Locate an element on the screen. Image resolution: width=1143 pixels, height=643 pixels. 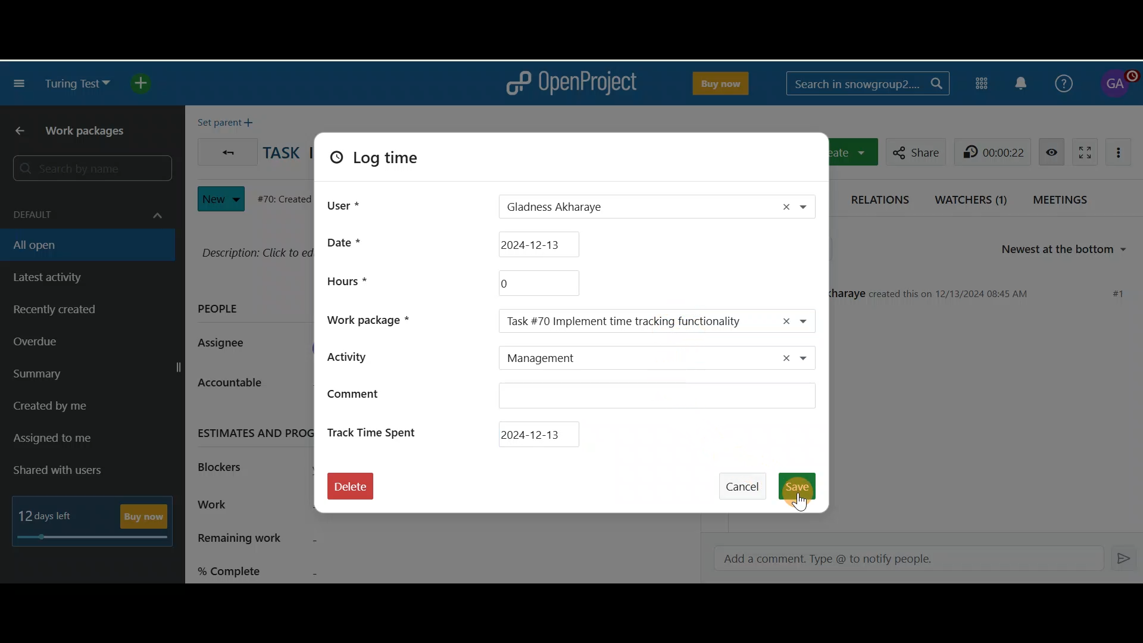
Modules is located at coordinates (983, 82).